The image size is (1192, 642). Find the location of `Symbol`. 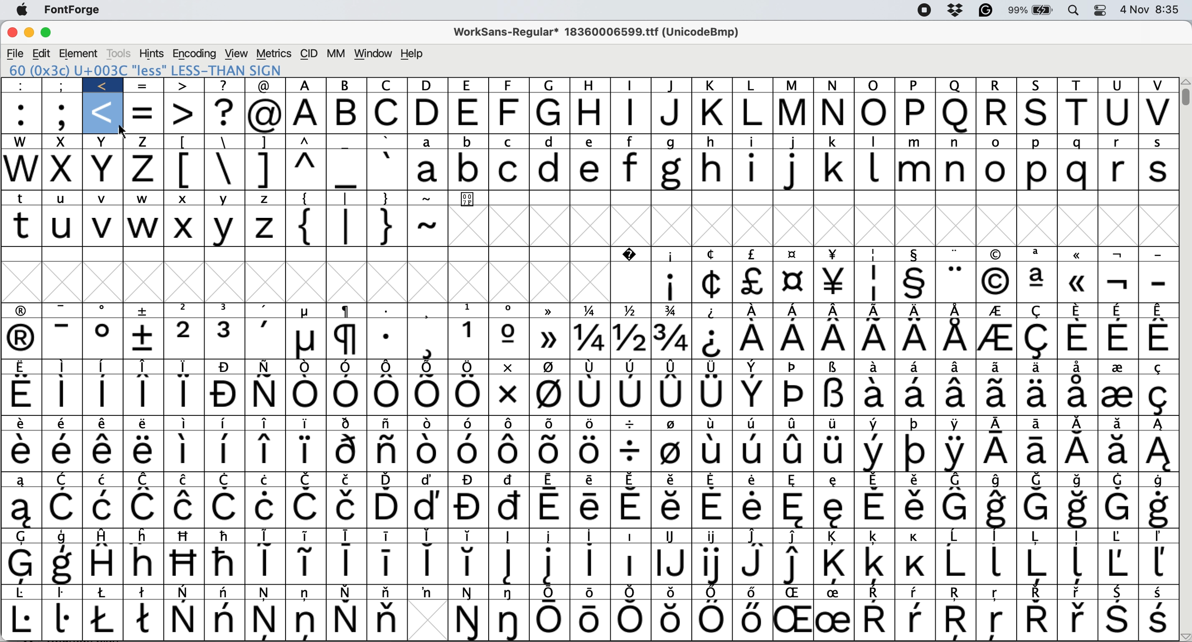

Symbol is located at coordinates (875, 565).